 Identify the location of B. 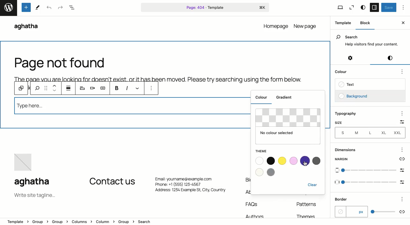
(117, 88).